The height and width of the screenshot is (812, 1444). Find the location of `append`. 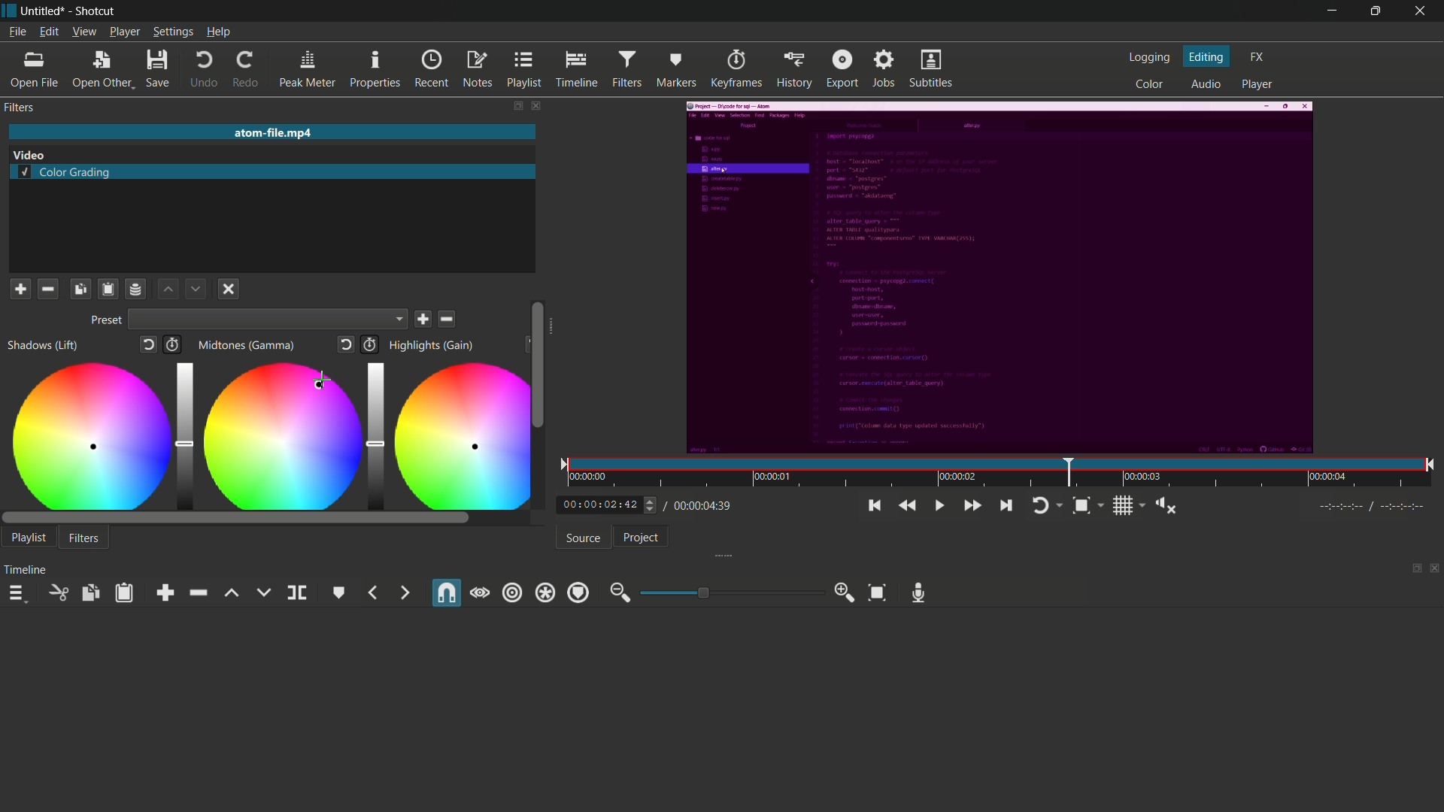

append is located at coordinates (168, 593).